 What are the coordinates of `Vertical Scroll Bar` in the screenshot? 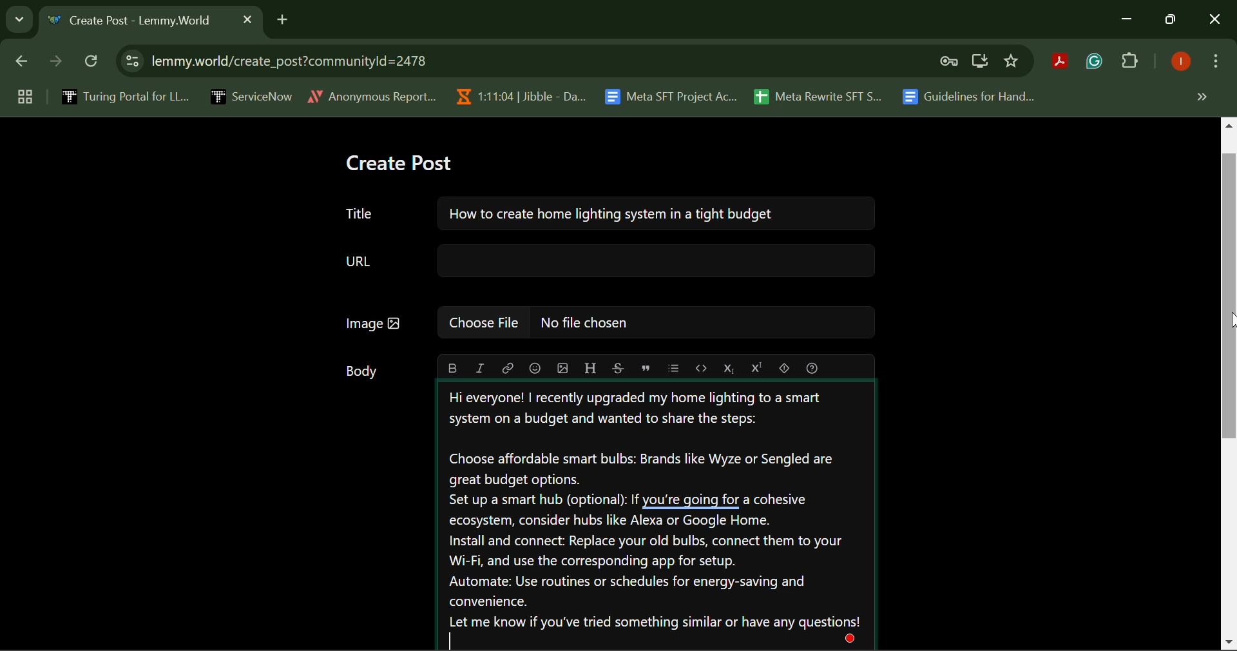 It's located at (1229, 384).